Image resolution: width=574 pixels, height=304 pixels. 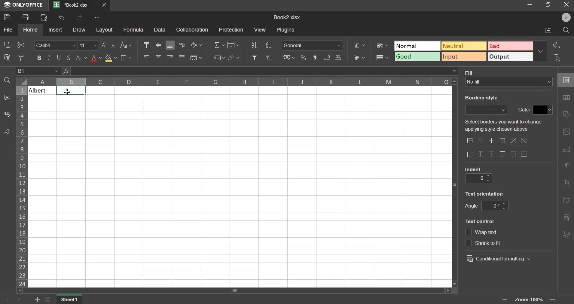 What do you see at coordinates (568, 235) in the screenshot?
I see `` at bounding box center [568, 235].